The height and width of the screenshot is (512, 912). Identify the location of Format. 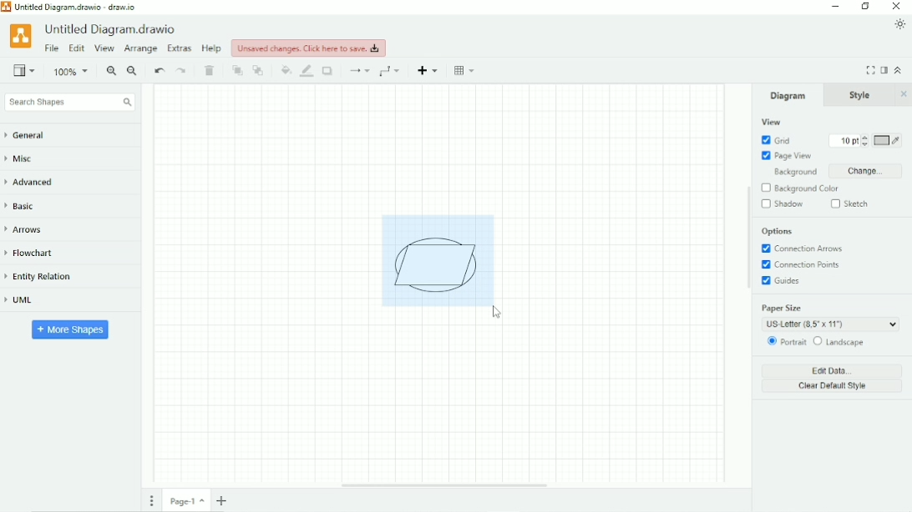
(884, 70).